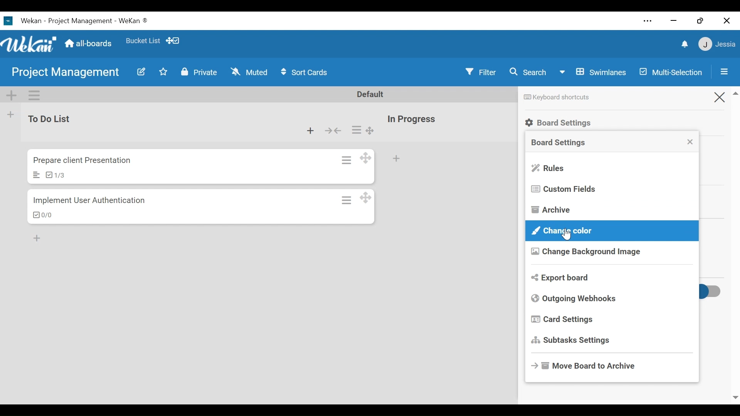 Image resolution: width=740 pixels, height=416 pixels. Describe the element at coordinates (198, 72) in the screenshot. I see `Private` at that location.